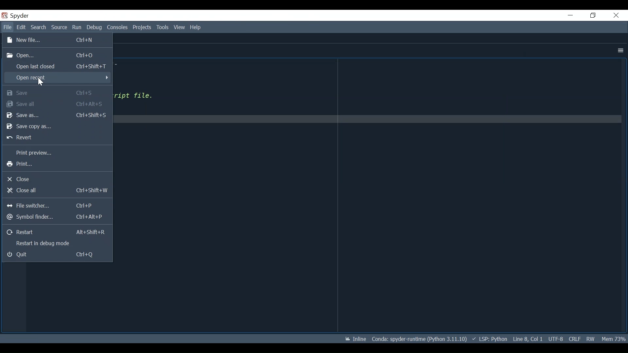  I want to click on Open Recent, so click(57, 77).